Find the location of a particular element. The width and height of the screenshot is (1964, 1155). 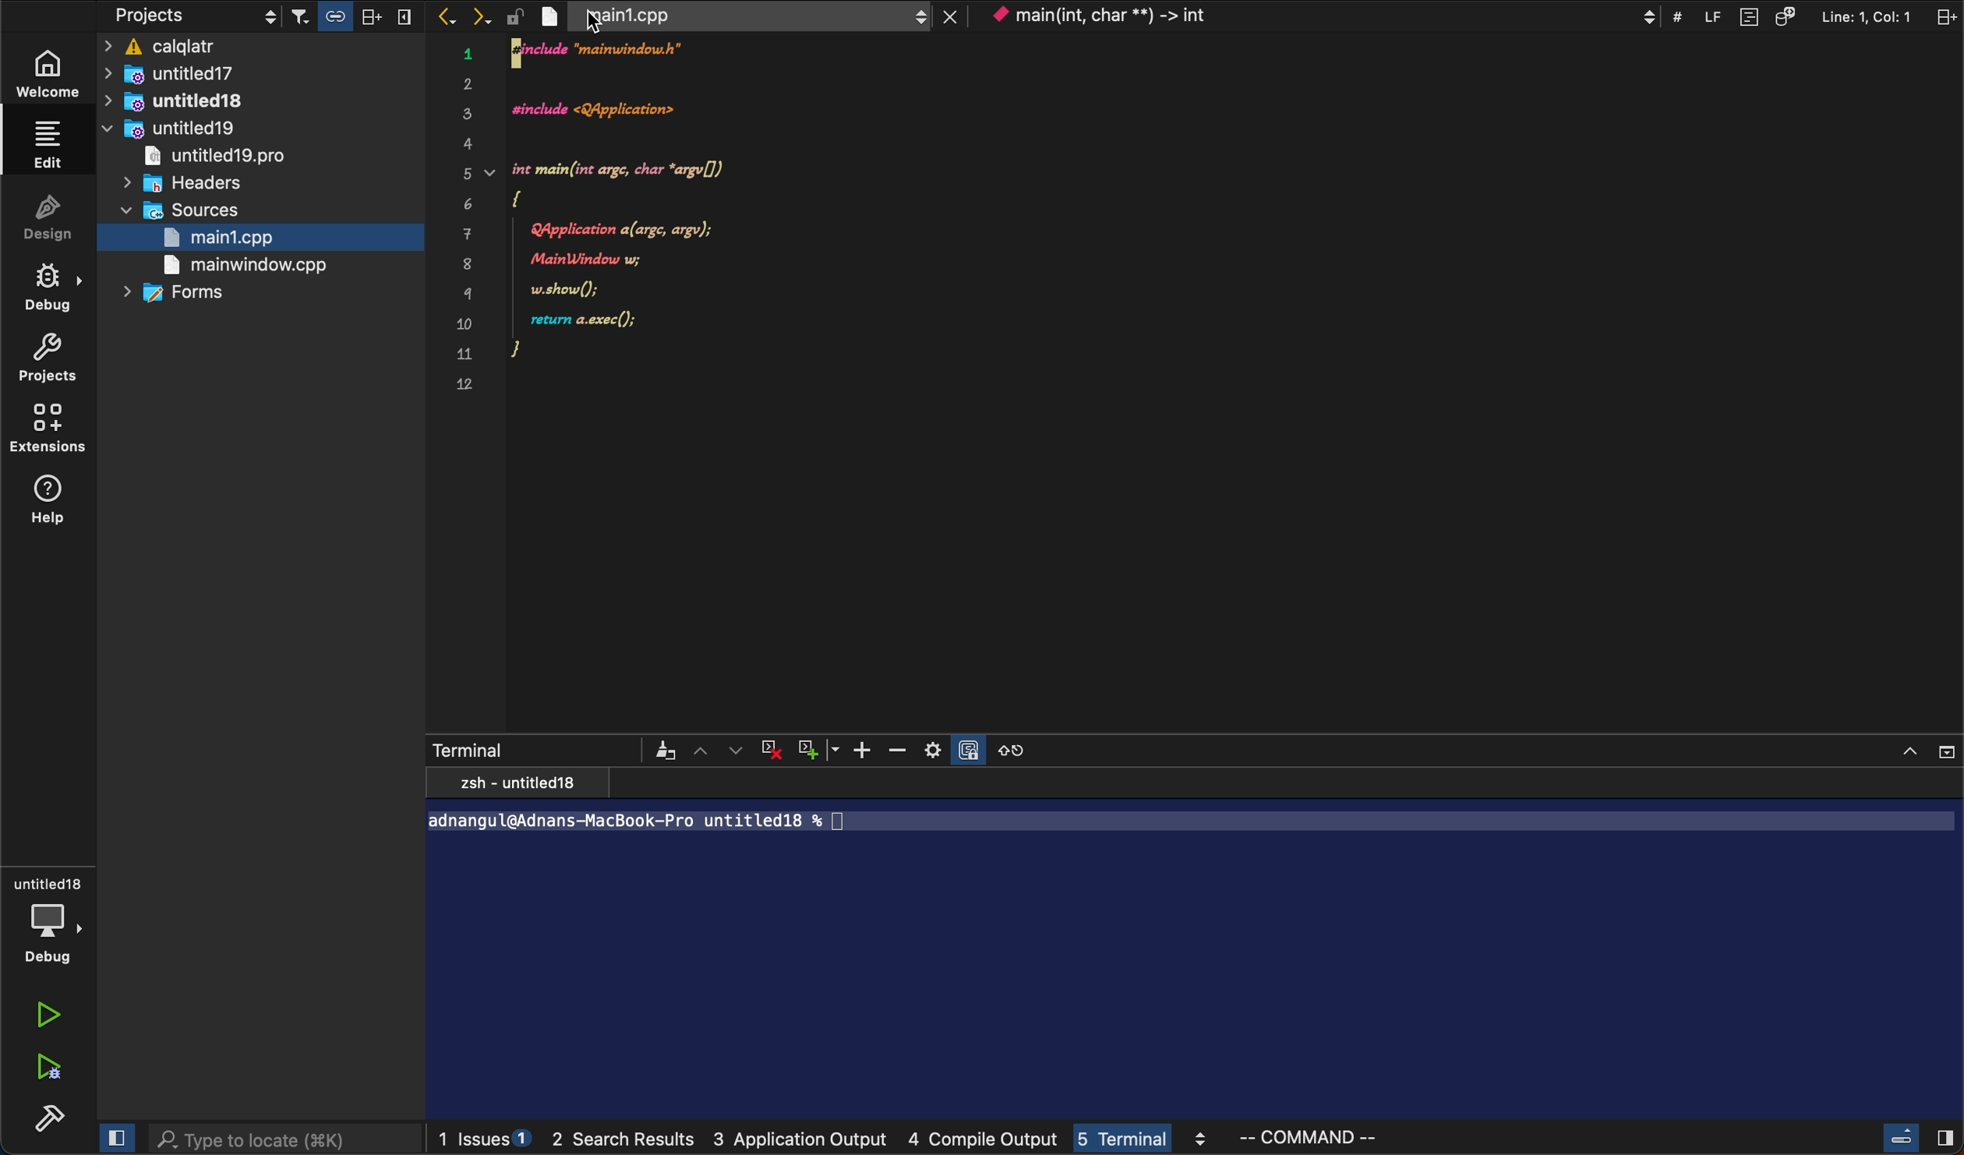

plus is located at coordinates (821, 750).